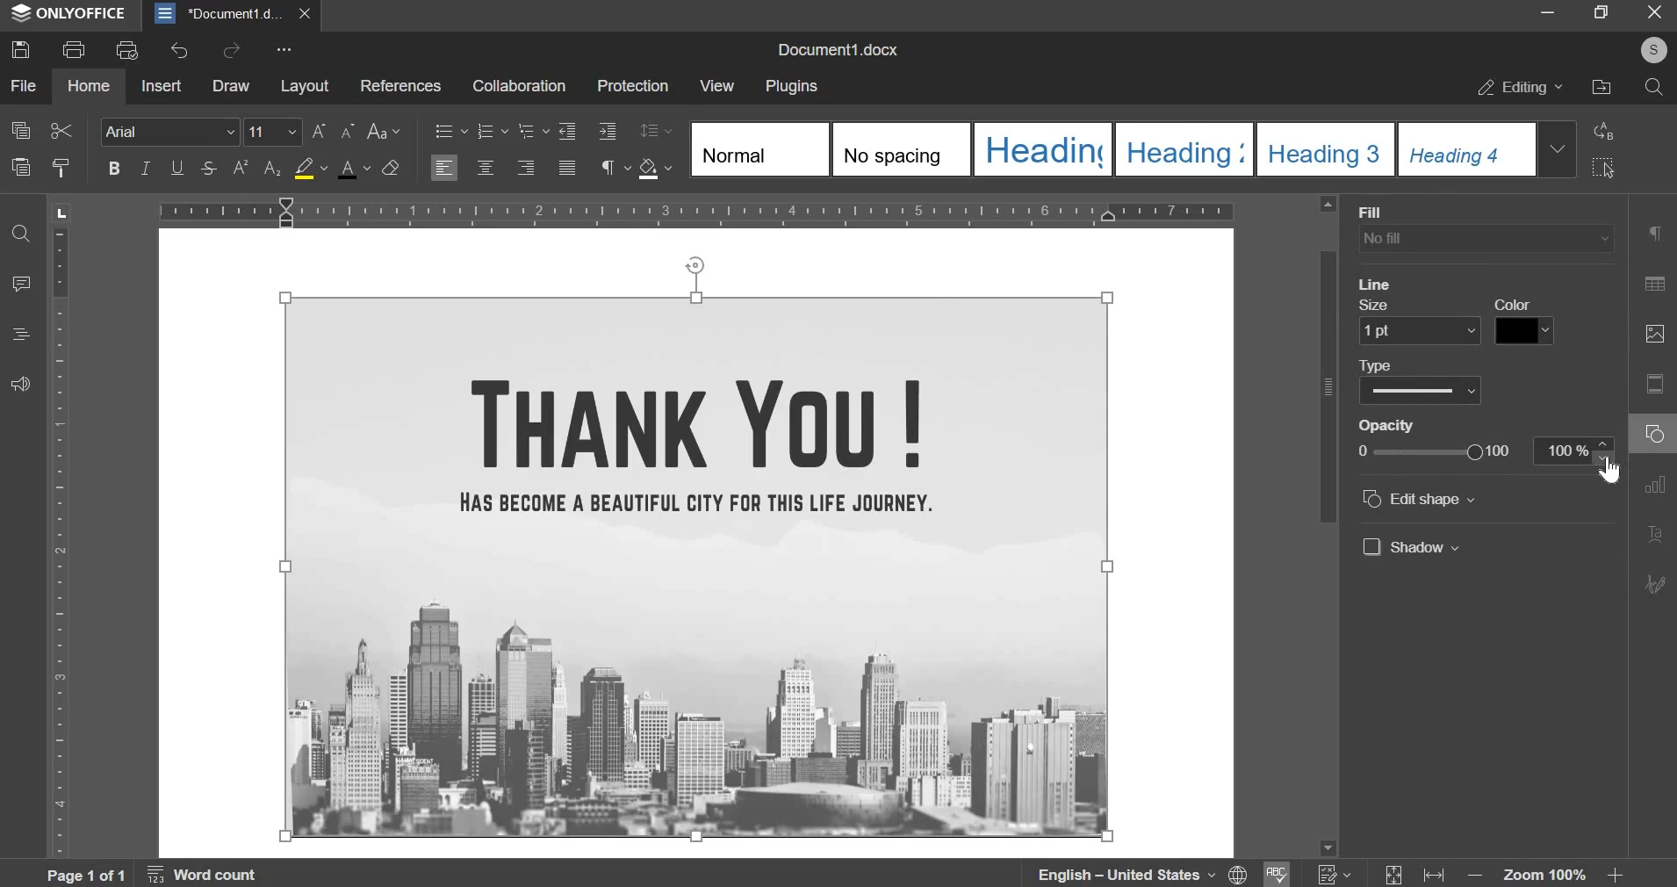  Describe the element at coordinates (1427, 275) in the screenshot. I see `Paragraph spacing` at that location.